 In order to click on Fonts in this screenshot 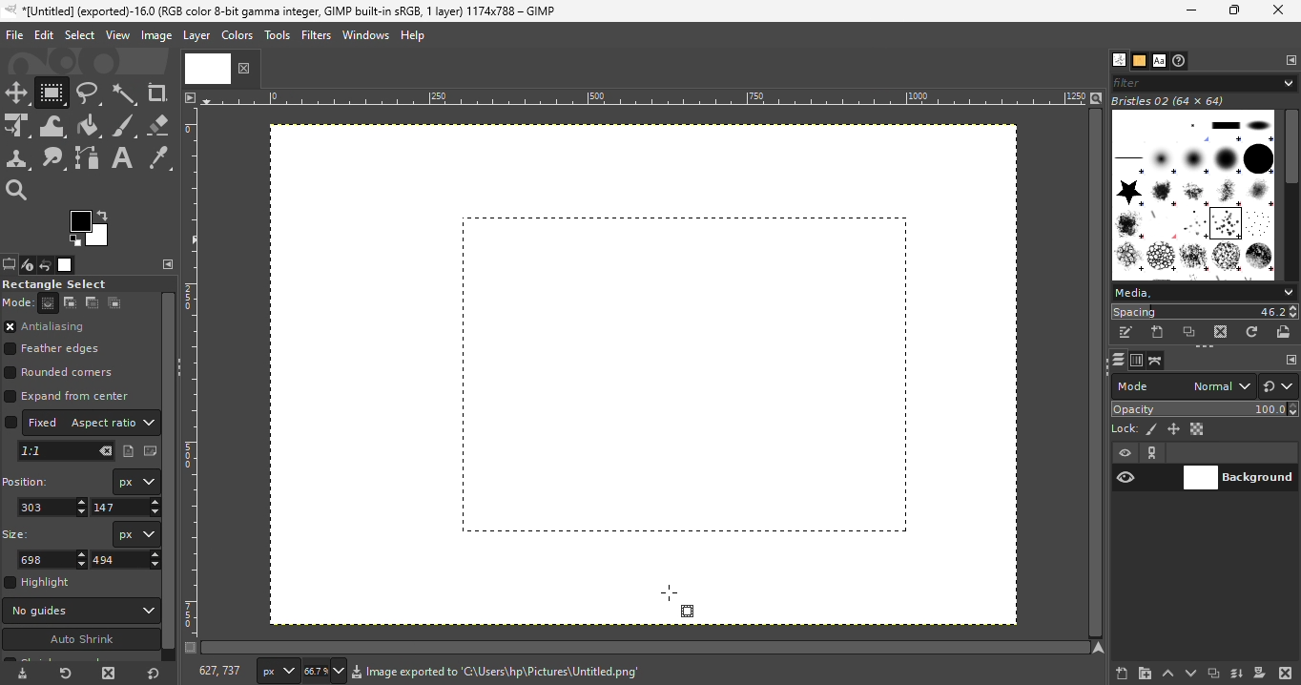, I will do `click(1159, 61)`.